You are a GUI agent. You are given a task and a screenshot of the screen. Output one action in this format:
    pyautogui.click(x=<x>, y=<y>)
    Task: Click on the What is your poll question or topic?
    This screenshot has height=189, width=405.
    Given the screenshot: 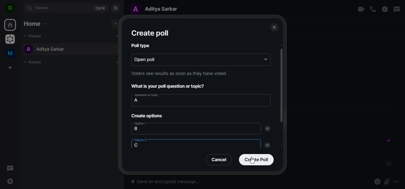 What is the action you would take?
    pyautogui.click(x=169, y=87)
    